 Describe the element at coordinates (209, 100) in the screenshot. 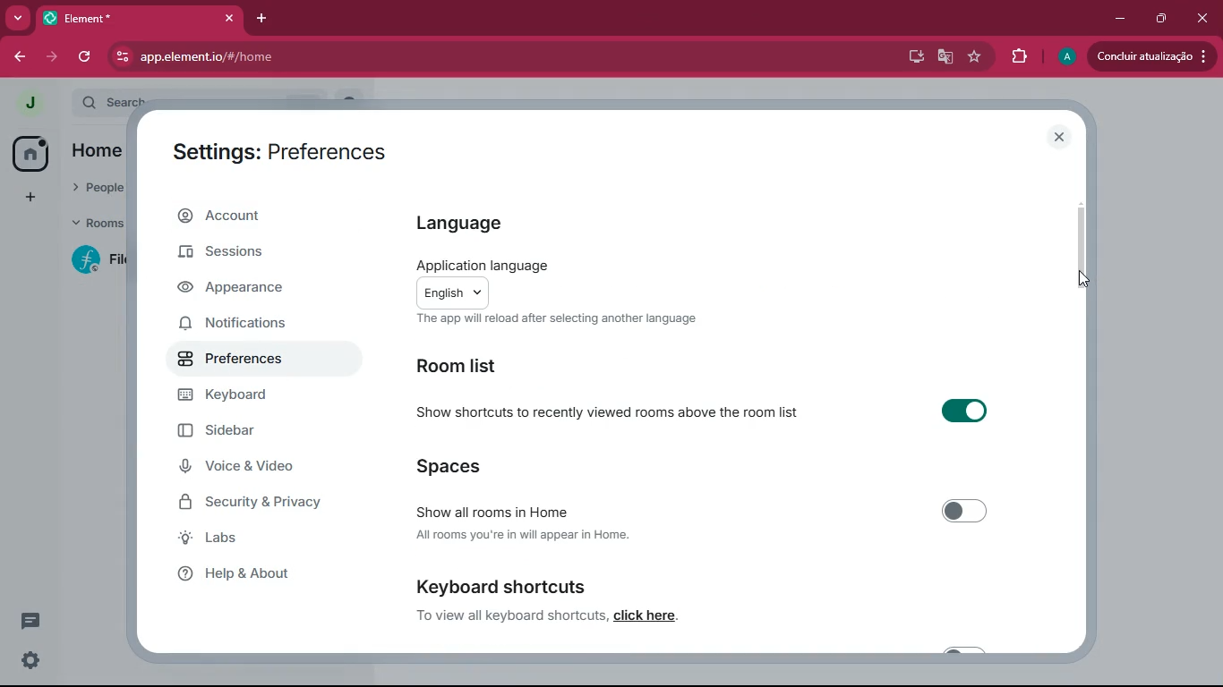

I see `search ctrl k` at that location.